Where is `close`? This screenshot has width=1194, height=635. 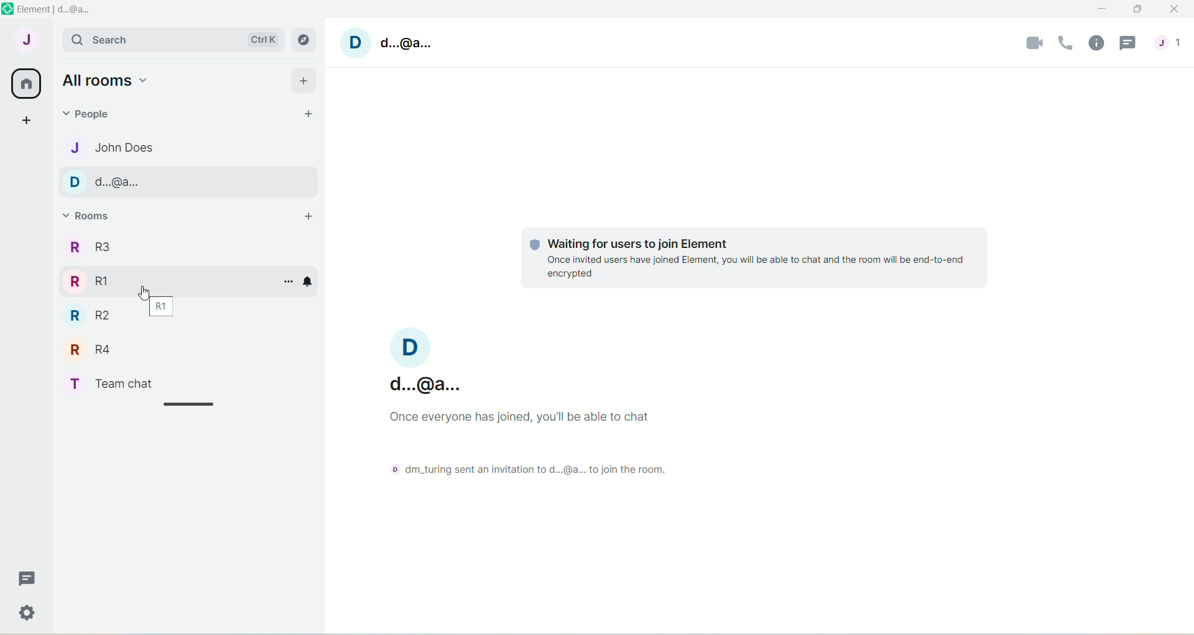
close is located at coordinates (1175, 10).